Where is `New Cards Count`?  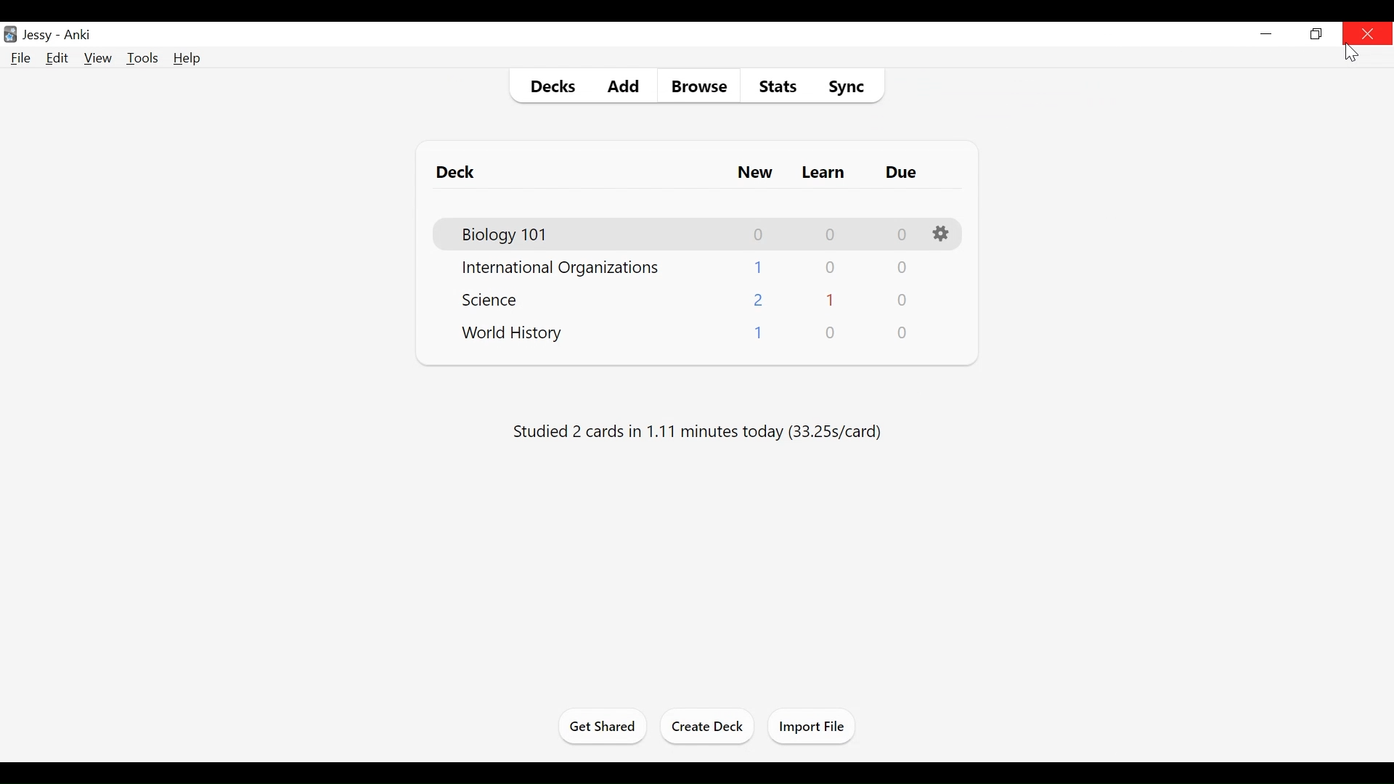
New Cards Count is located at coordinates (757, 268).